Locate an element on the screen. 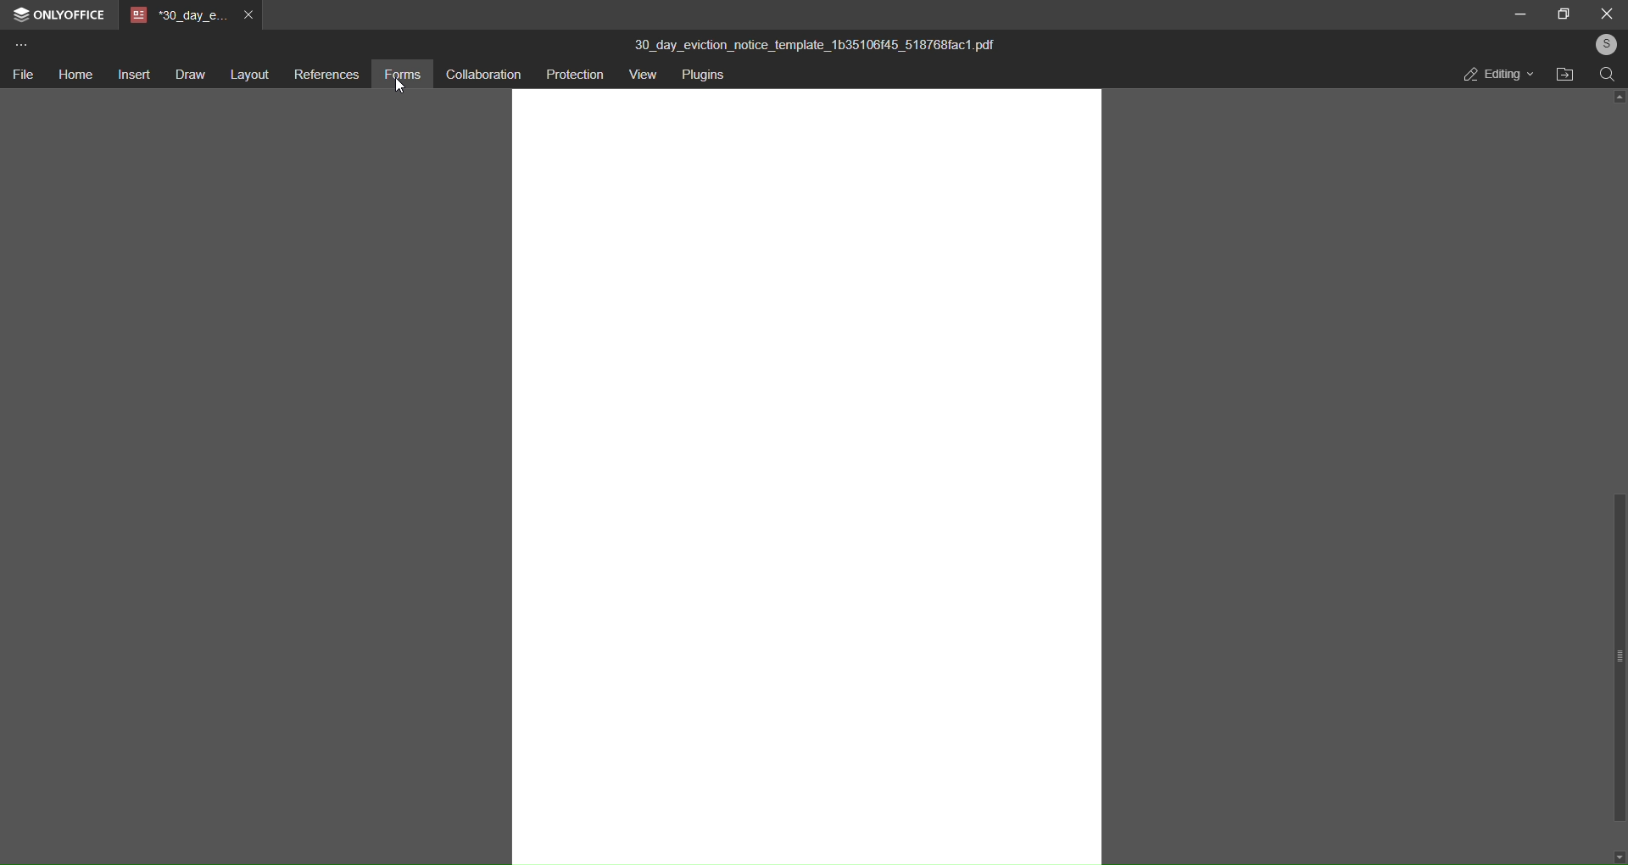 This screenshot has width=1628, height=865. logo is located at coordinates (20, 14).